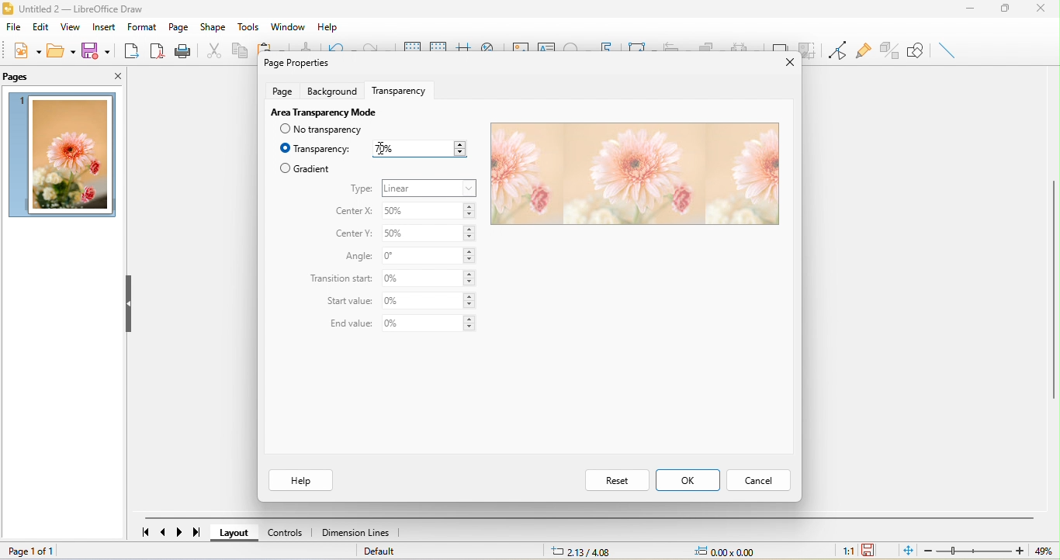  Describe the element at coordinates (154, 50) in the screenshot. I see `export directly as pdf` at that location.